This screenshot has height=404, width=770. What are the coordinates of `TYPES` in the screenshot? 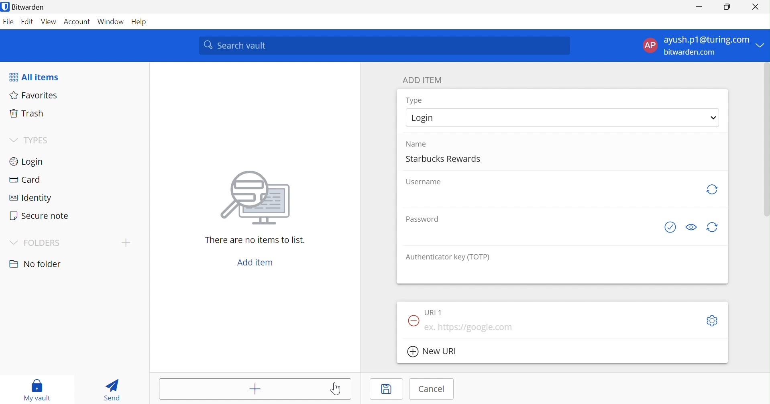 It's located at (39, 140).